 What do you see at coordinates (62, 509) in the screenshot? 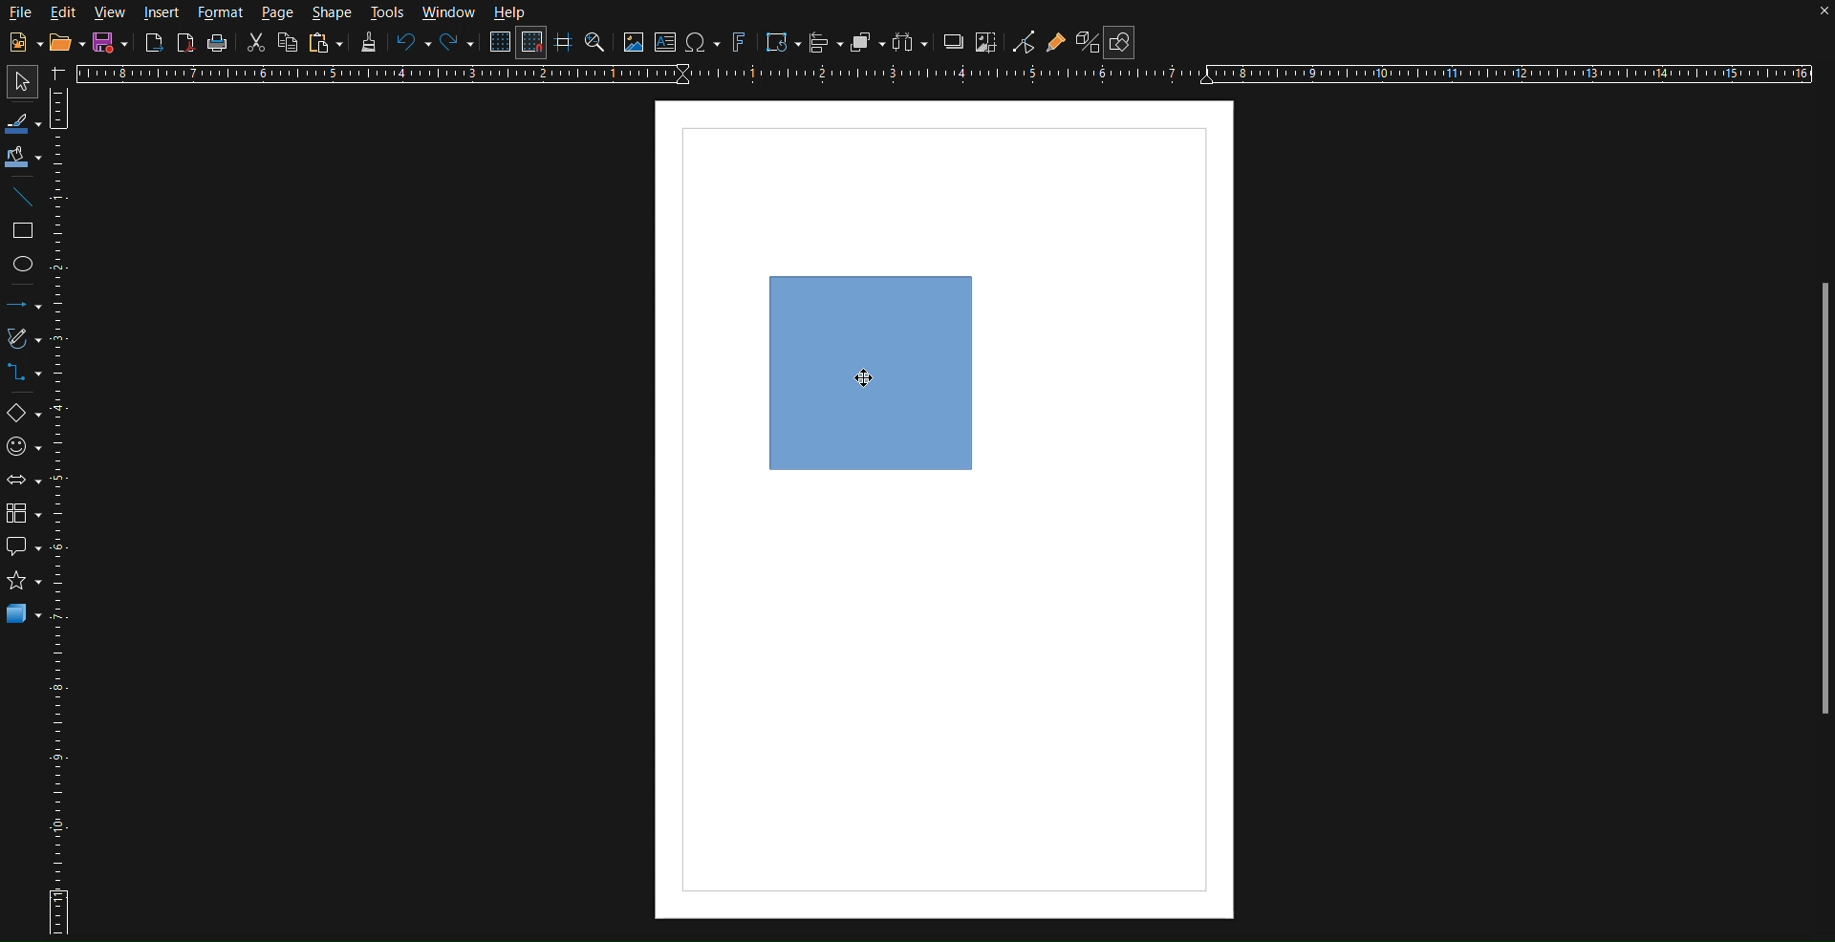
I see `Vertical Ruler` at bounding box center [62, 509].